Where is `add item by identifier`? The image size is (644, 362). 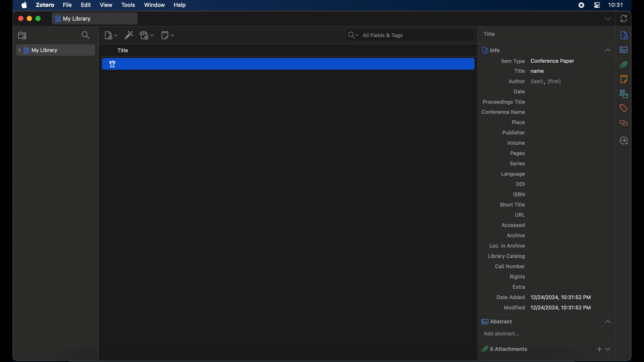 add item by identifier is located at coordinates (129, 35).